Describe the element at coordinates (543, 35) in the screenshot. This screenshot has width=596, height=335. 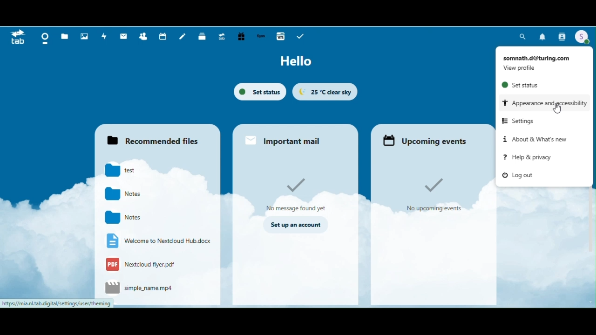
I see `Notifications` at that location.